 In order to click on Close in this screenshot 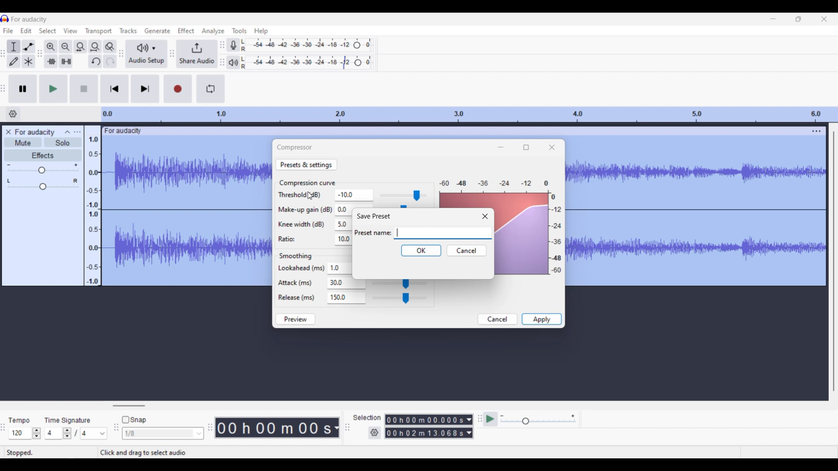, I will do `click(485, 216)`.